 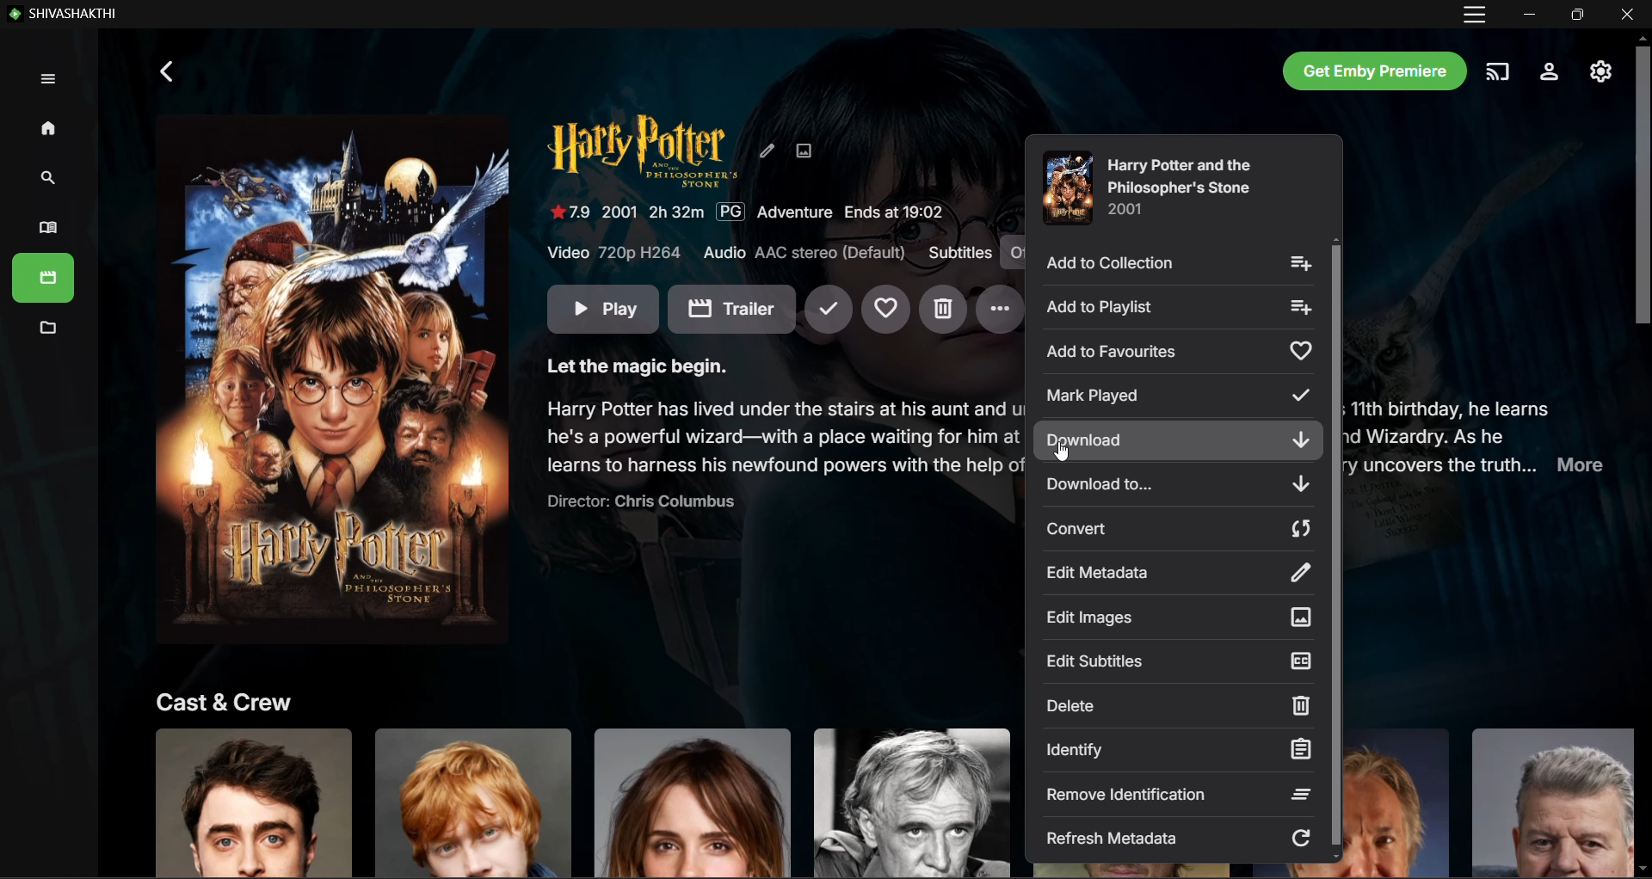 What do you see at coordinates (1178, 838) in the screenshot?
I see `Refresh Metadata` at bounding box center [1178, 838].